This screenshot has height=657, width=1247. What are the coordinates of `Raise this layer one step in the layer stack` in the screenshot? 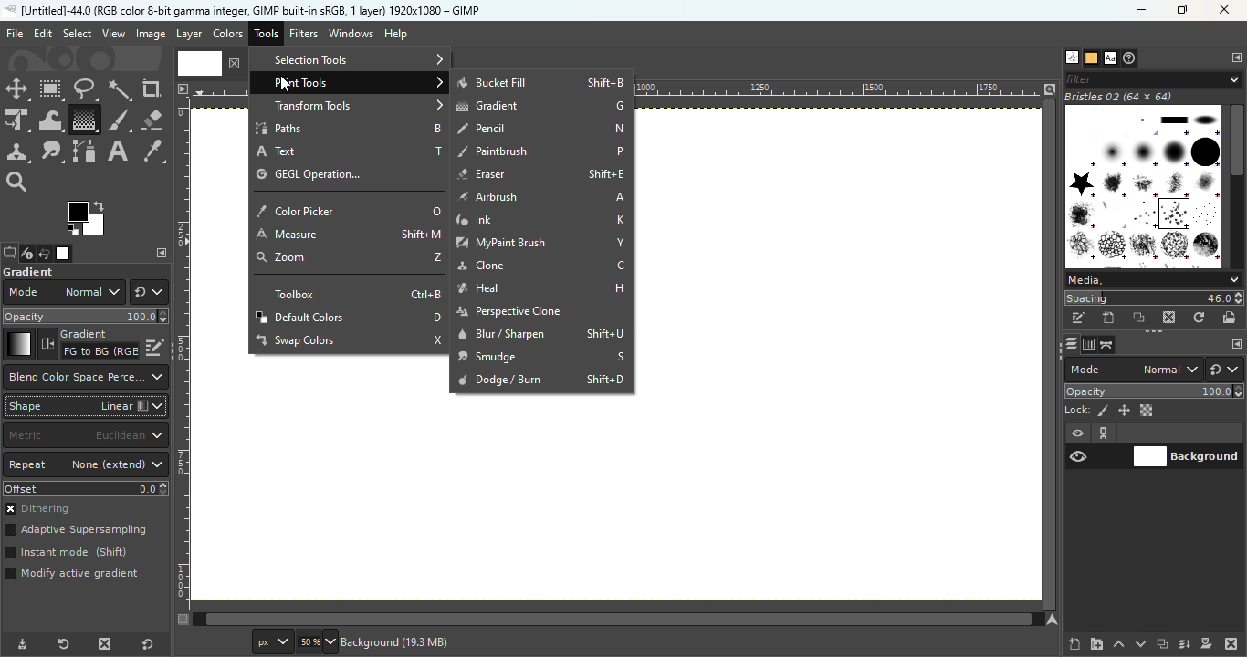 It's located at (1119, 644).